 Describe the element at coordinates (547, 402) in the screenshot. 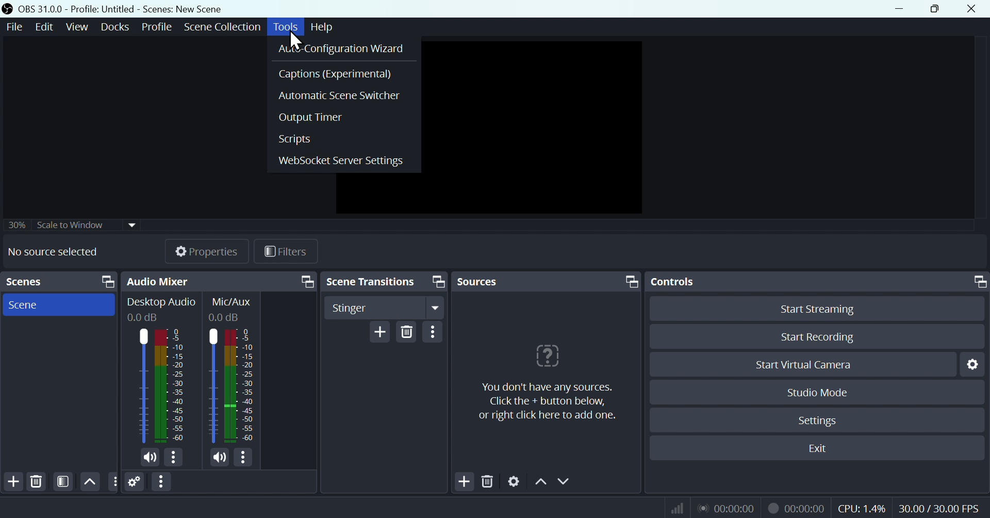

I see `you don't have any sources.` at that location.